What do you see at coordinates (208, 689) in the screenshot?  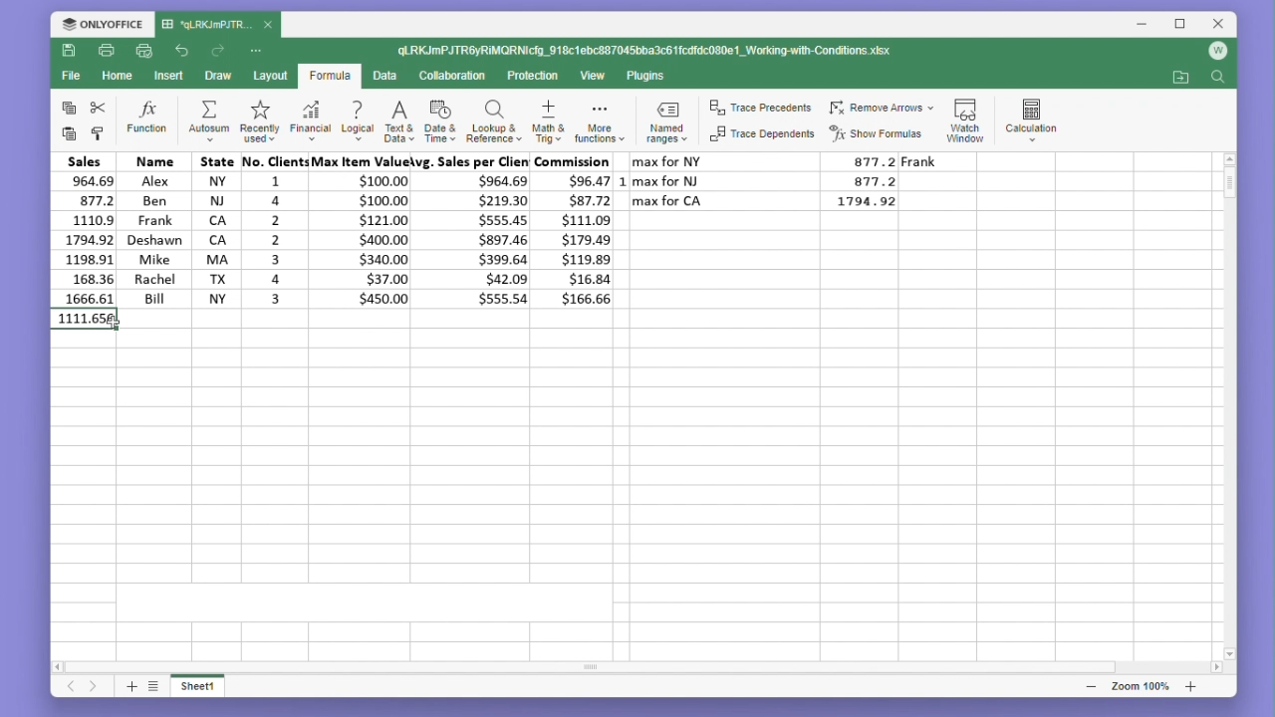 I see `Sheet 1` at bounding box center [208, 689].